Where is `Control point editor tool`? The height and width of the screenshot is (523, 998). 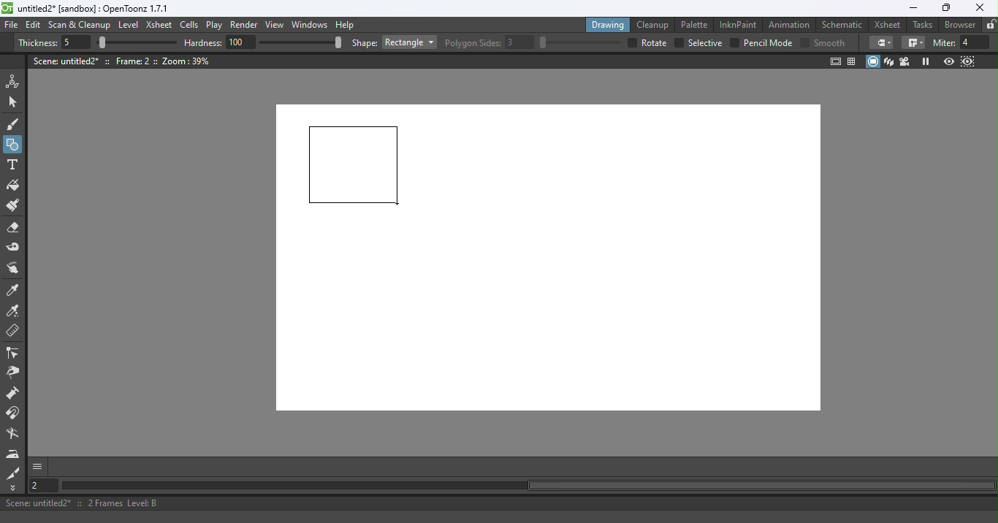
Control point editor tool is located at coordinates (13, 354).